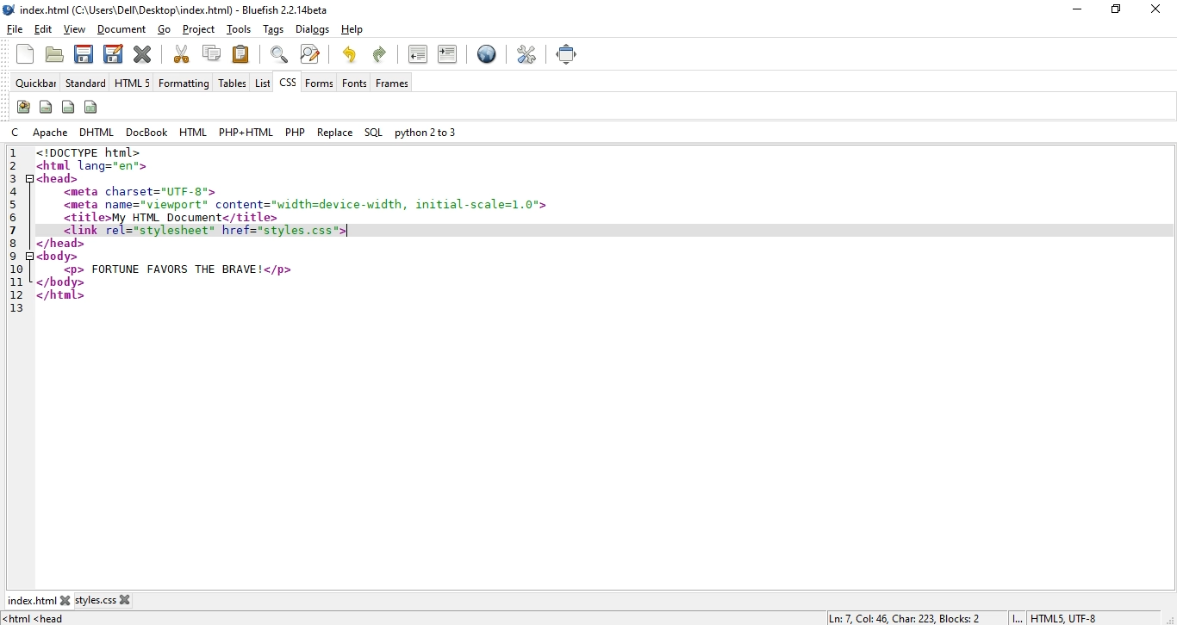  What do you see at coordinates (194, 132) in the screenshot?
I see `html` at bounding box center [194, 132].